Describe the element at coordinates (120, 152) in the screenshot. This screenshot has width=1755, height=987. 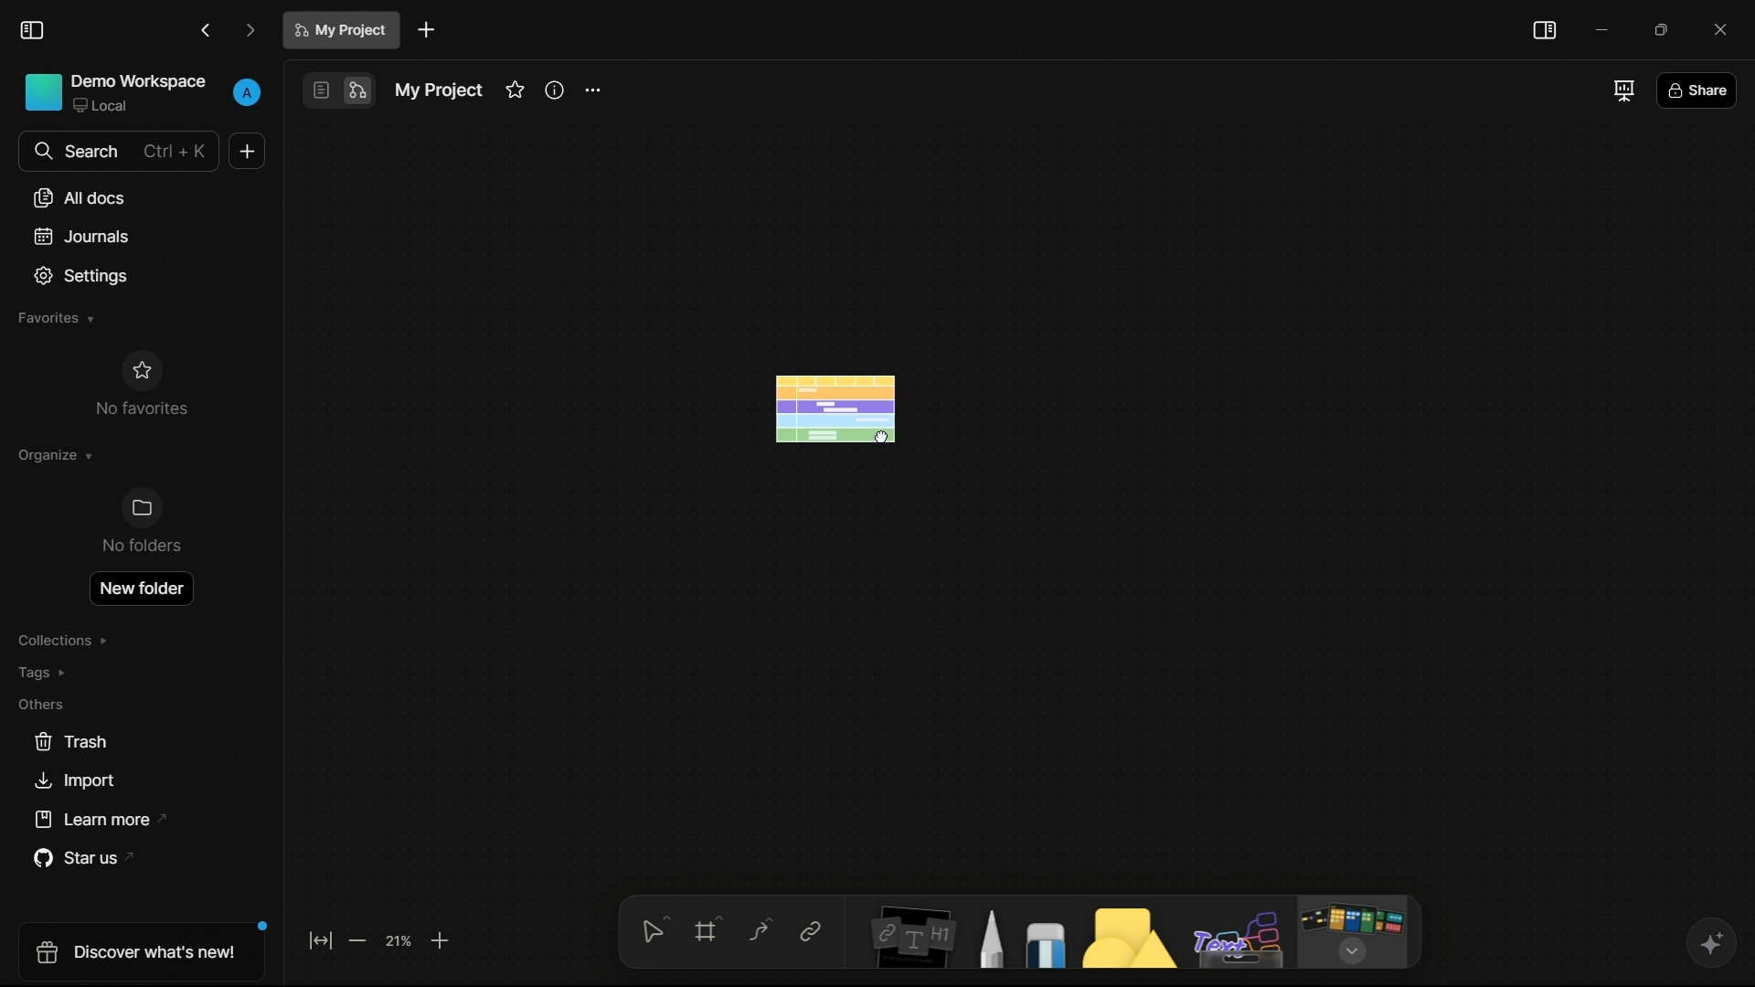
I see `search bar` at that location.